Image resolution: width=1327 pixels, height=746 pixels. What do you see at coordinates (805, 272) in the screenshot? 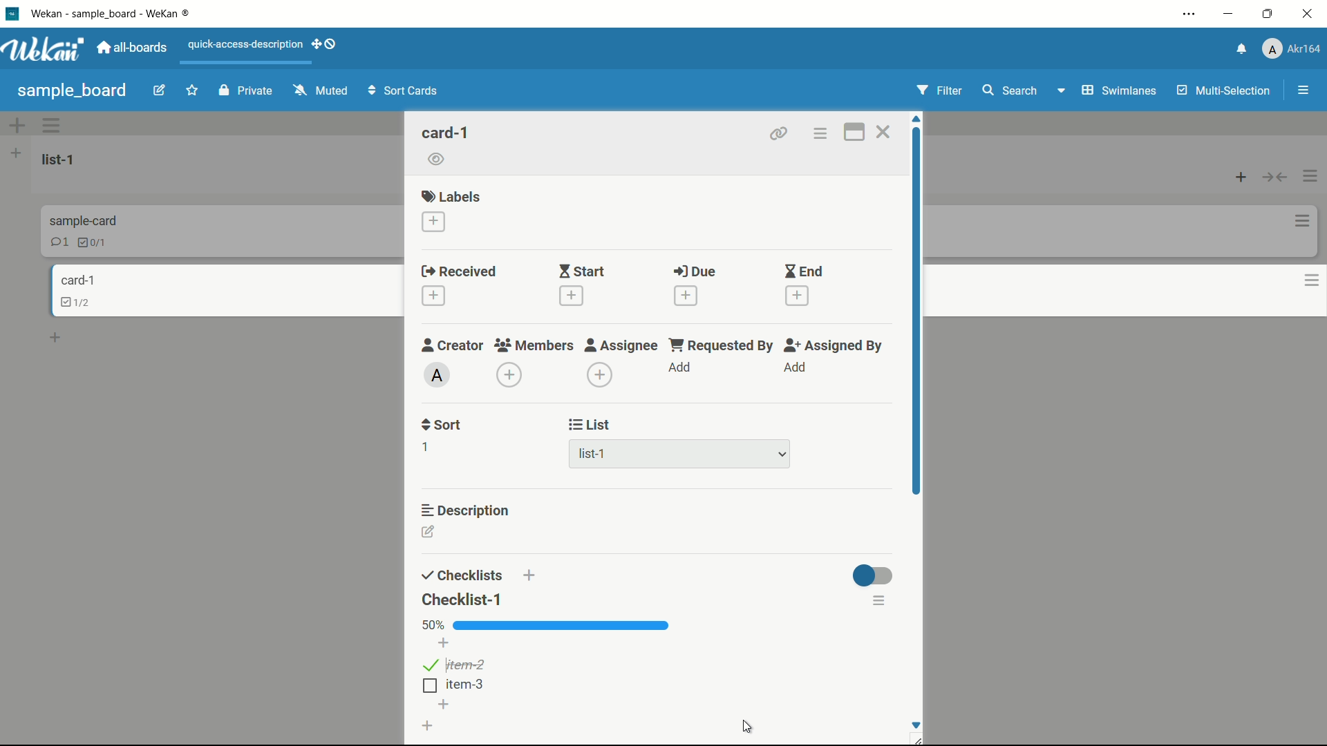
I see `end` at bounding box center [805, 272].